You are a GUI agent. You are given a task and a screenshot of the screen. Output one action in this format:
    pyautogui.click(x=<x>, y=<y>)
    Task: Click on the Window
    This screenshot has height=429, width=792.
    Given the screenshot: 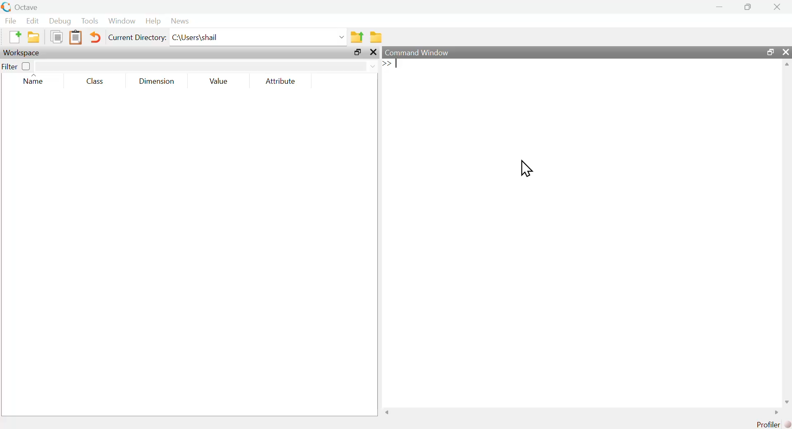 What is the action you would take?
    pyautogui.click(x=122, y=21)
    